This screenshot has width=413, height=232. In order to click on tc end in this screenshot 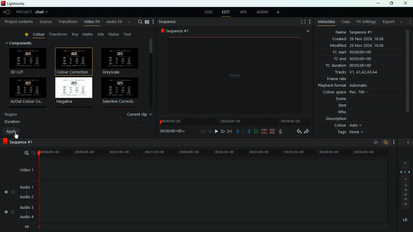, I will do `click(361, 59)`.